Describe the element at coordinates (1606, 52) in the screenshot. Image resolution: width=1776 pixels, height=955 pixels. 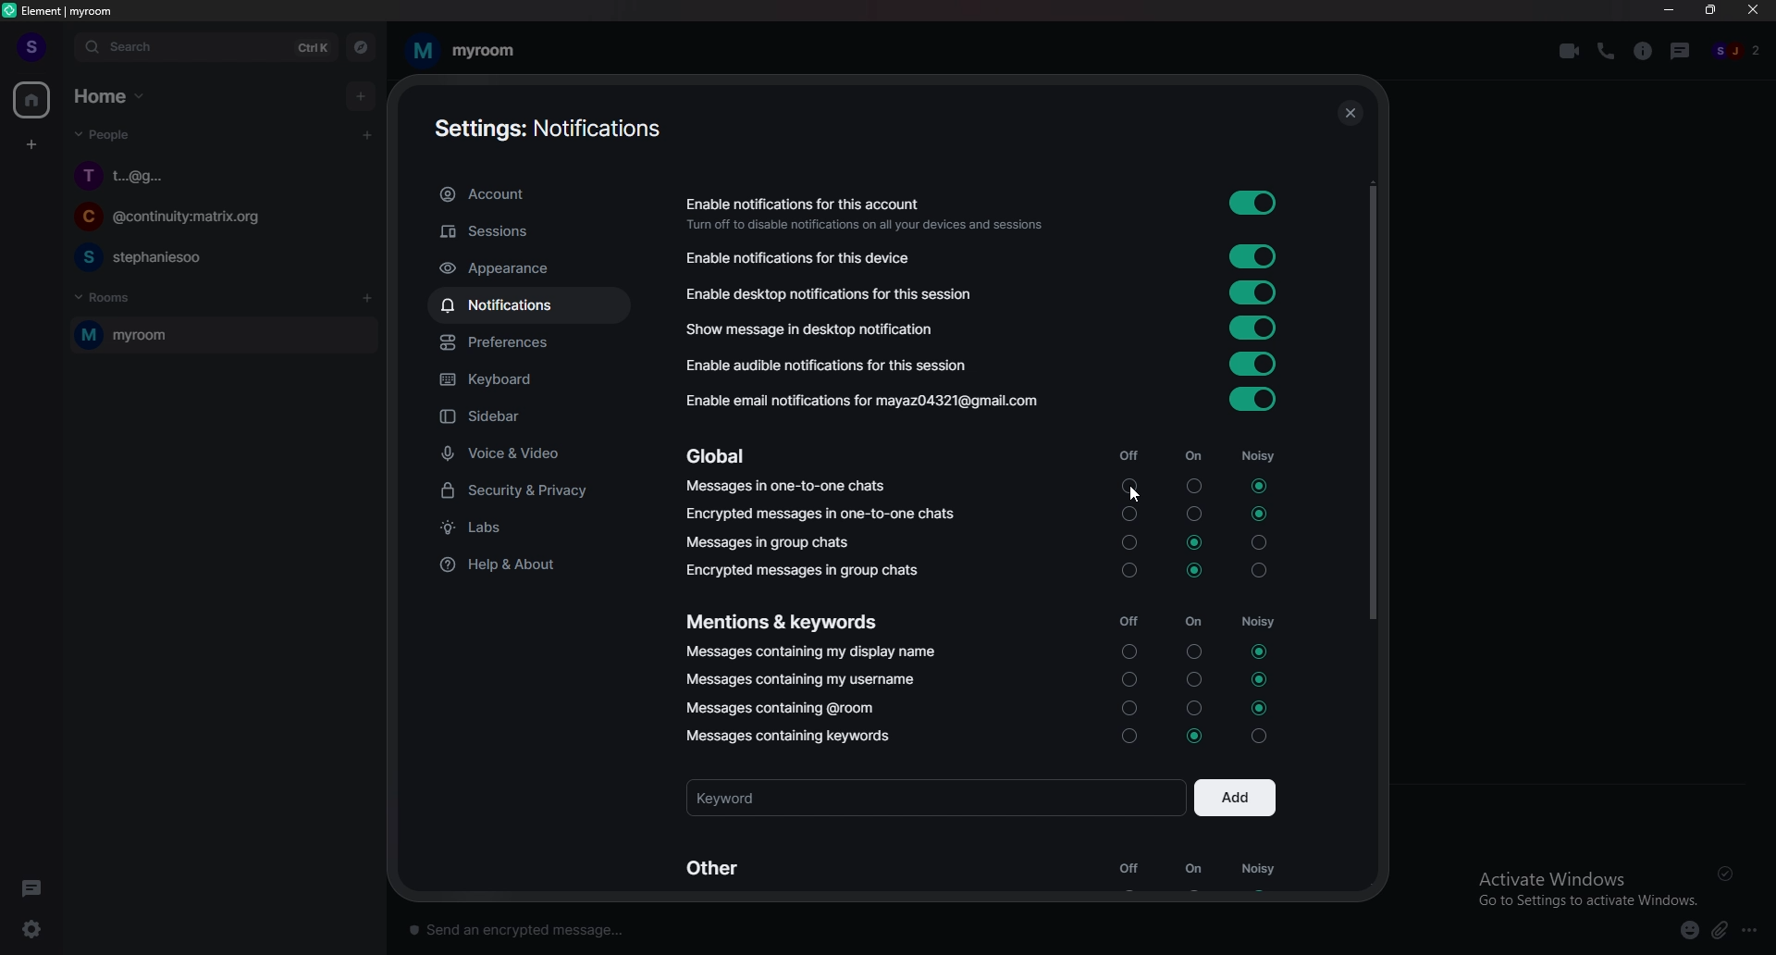
I see `voice call` at that location.